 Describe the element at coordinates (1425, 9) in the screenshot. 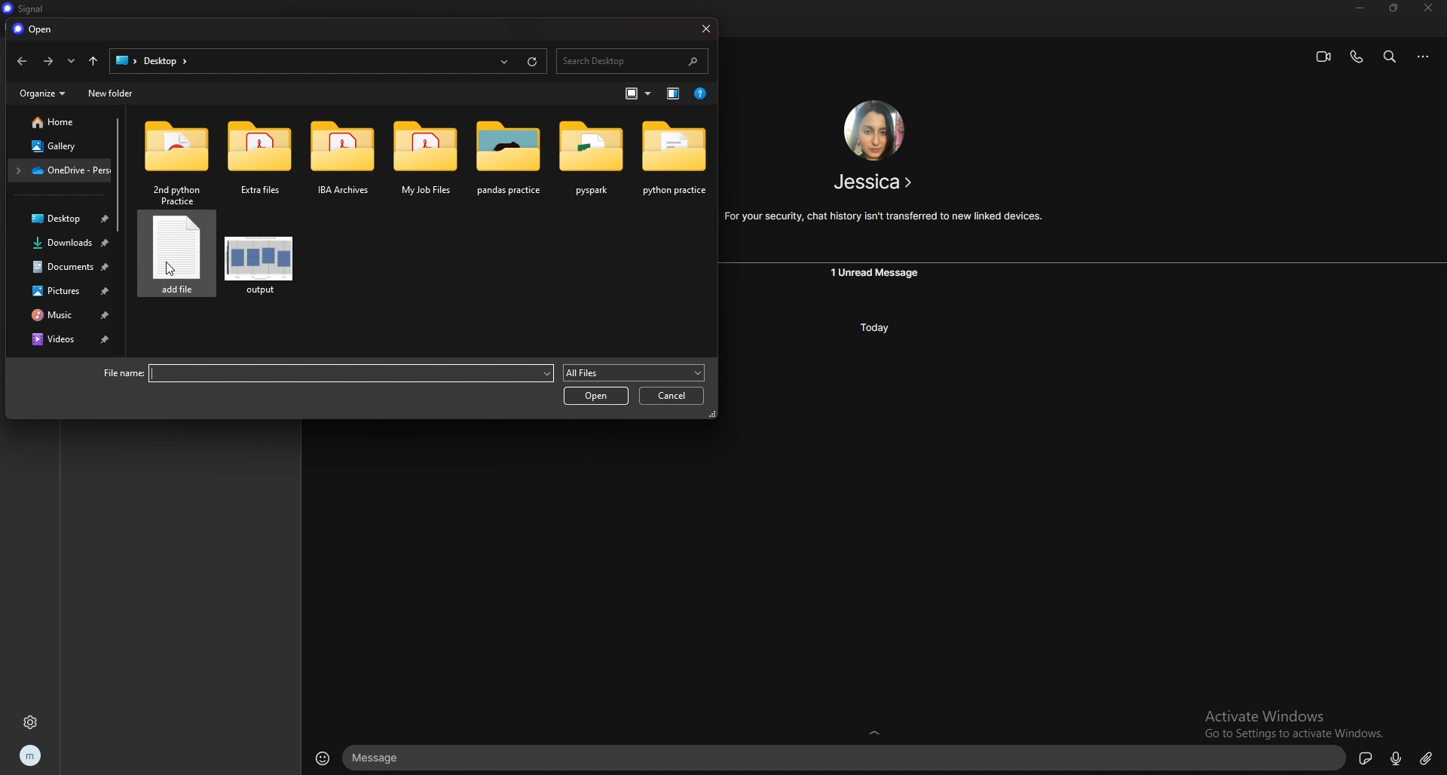

I see `close` at that location.